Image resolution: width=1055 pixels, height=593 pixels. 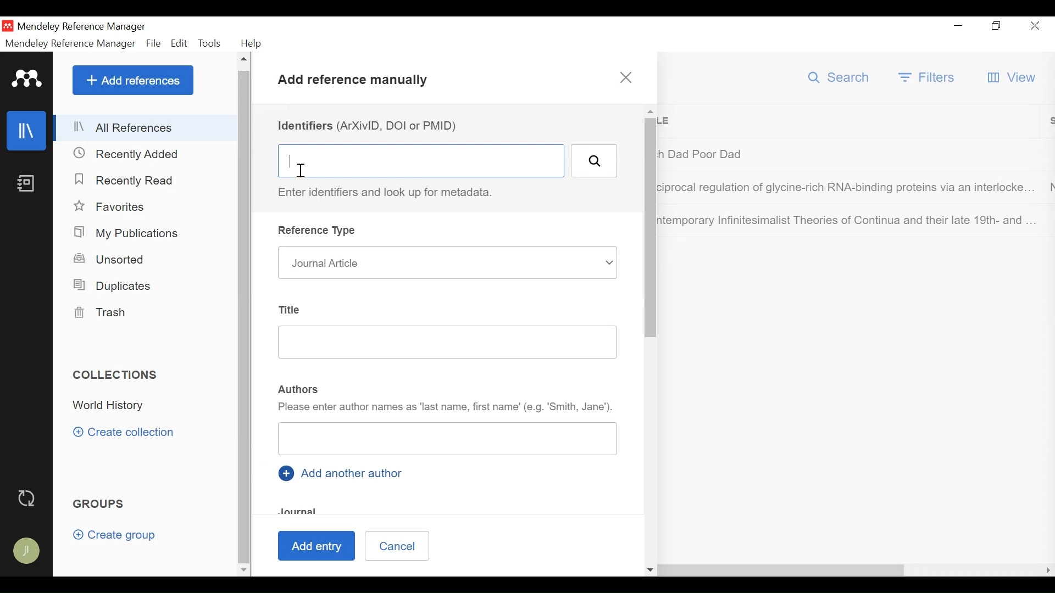 What do you see at coordinates (124, 433) in the screenshot?
I see `Create Collection` at bounding box center [124, 433].